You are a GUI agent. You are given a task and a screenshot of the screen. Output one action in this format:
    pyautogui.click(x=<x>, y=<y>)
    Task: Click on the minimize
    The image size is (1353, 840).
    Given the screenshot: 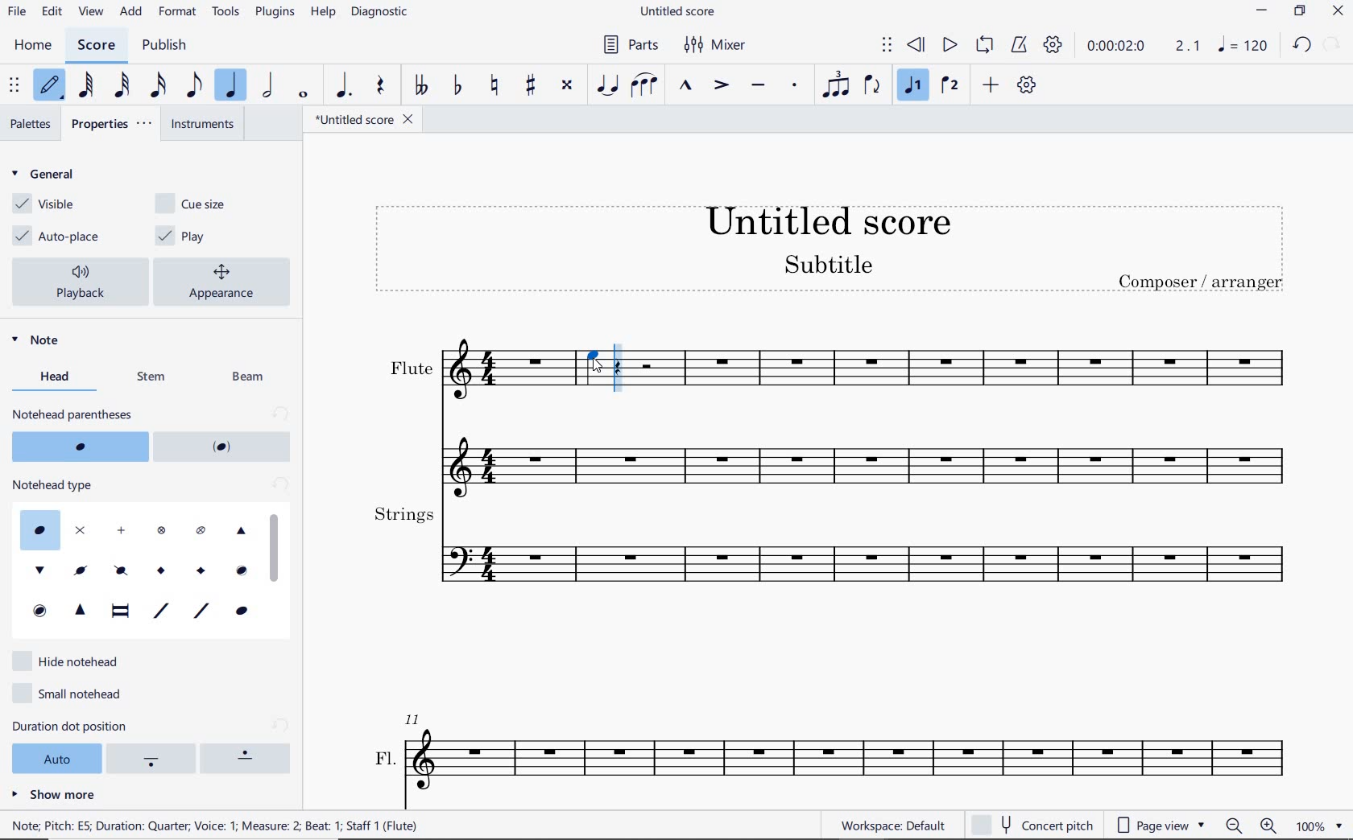 What is the action you would take?
    pyautogui.click(x=1262, y=13)
    